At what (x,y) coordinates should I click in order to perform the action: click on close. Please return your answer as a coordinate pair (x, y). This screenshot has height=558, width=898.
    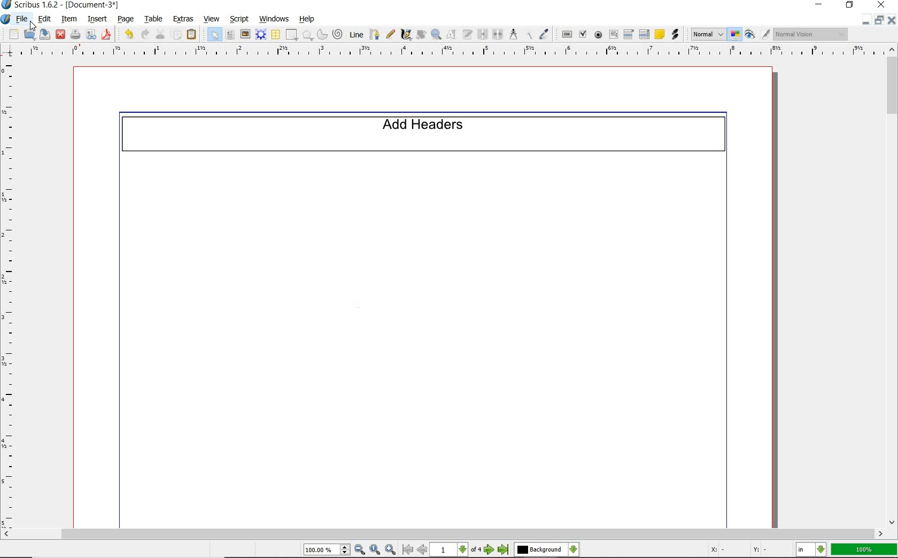
    Looking at the image, I should click on (881, 5).